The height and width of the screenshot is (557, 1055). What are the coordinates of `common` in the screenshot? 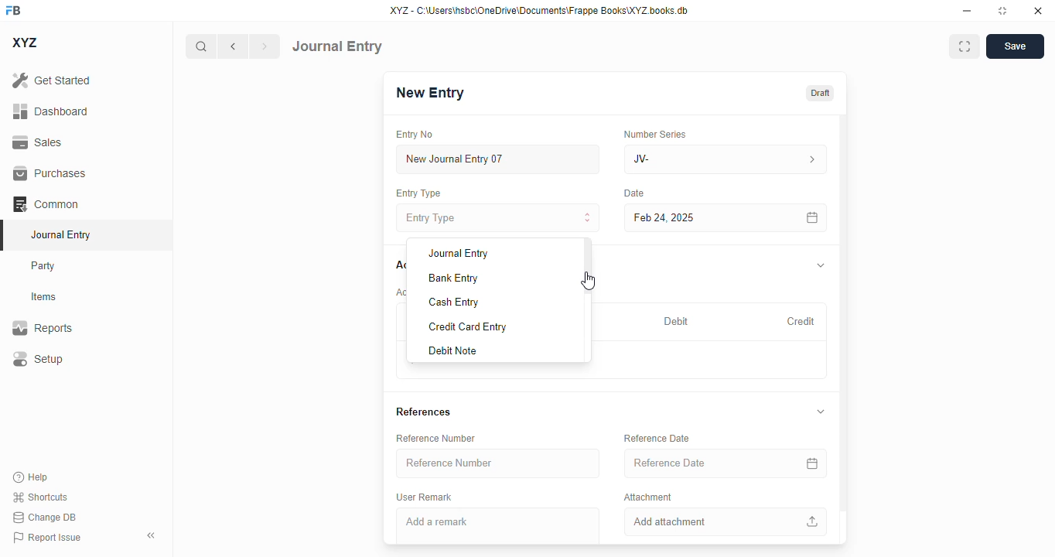 It's located at (46, 203).